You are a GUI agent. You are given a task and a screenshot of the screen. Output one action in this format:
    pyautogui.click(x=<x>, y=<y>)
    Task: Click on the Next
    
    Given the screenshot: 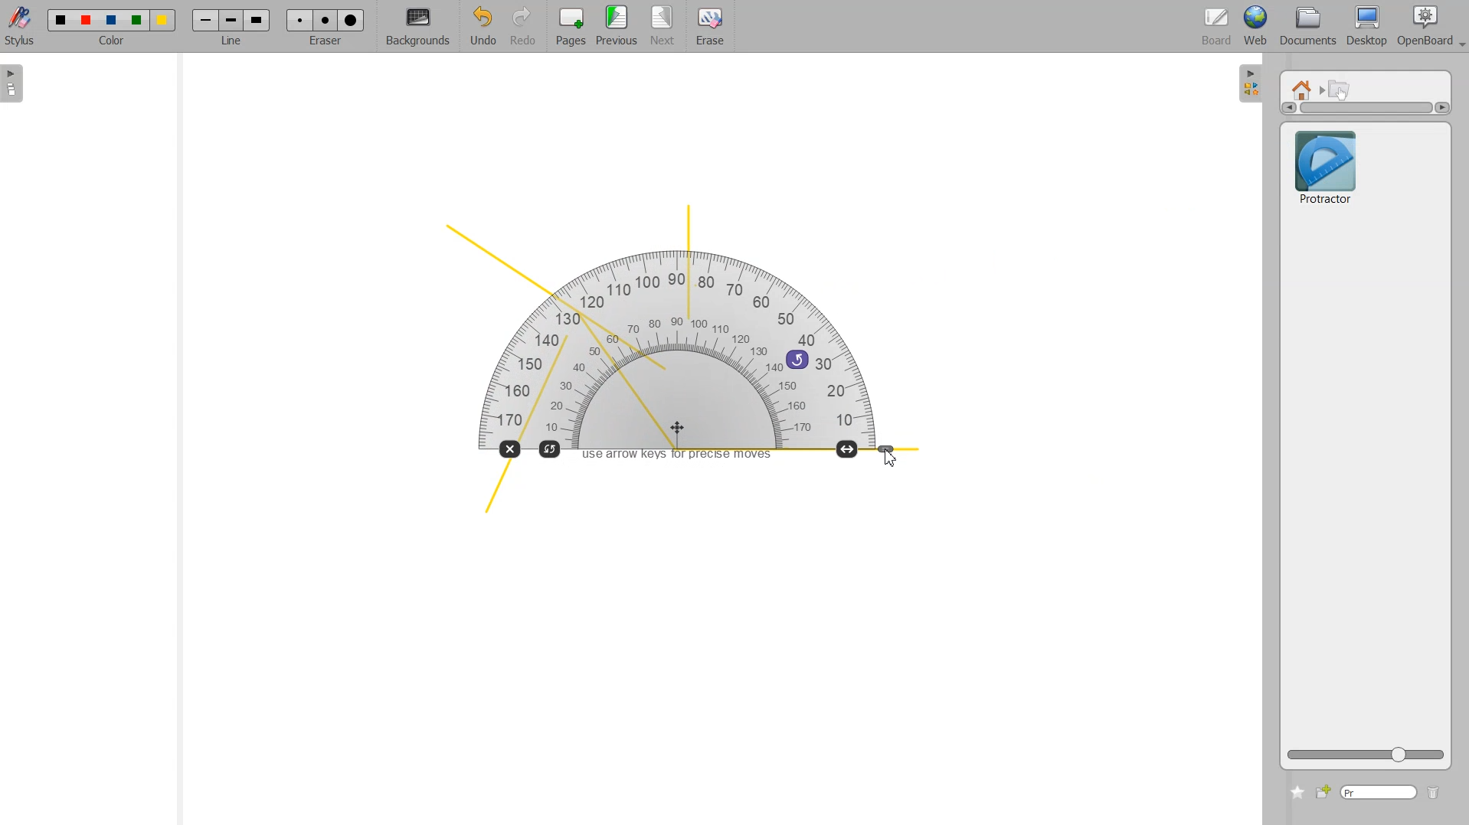 What is the action you would take?
    pyautogui.click(x=664, y=27)
    